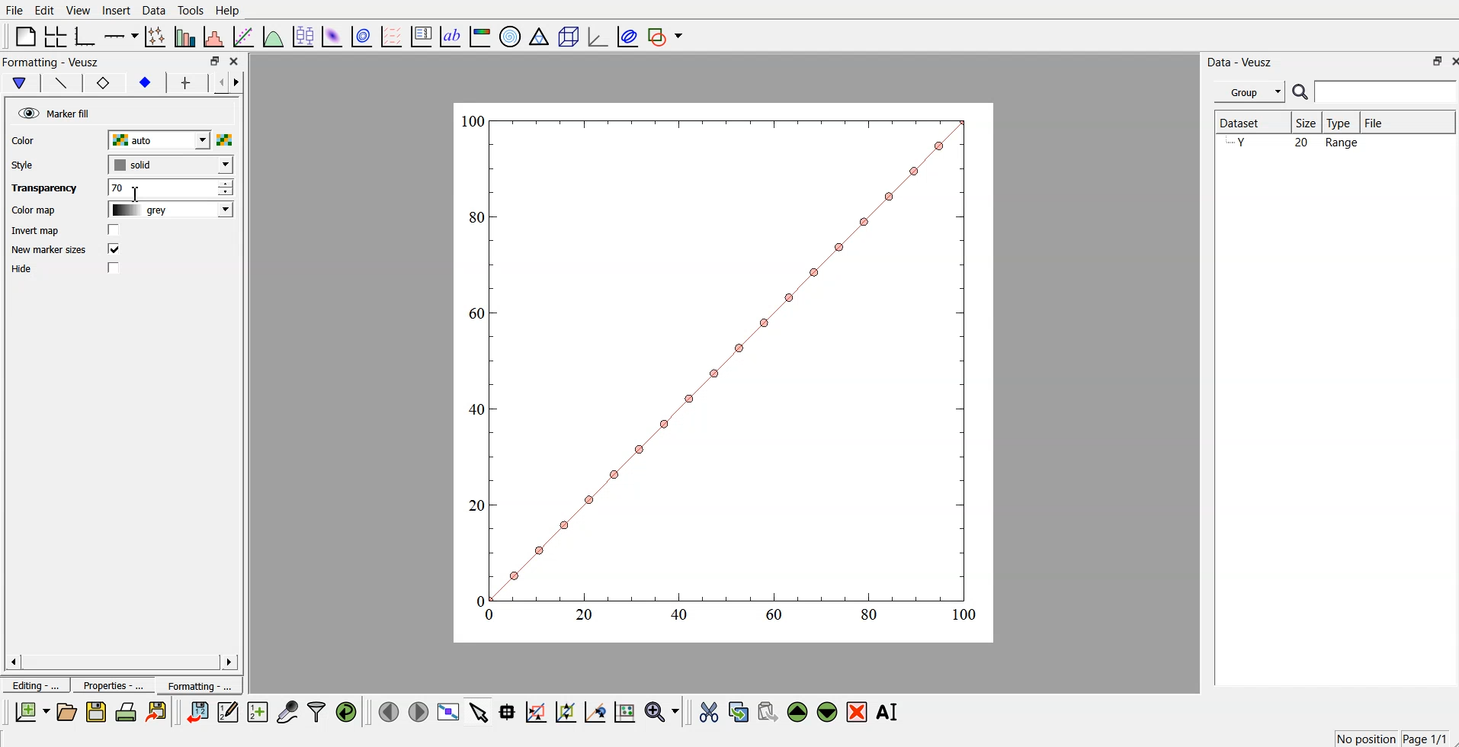 The image size is (1459, 747). Describe the element at coordinates (113, 250) in the screenshot. I see `checkbox` at that location.